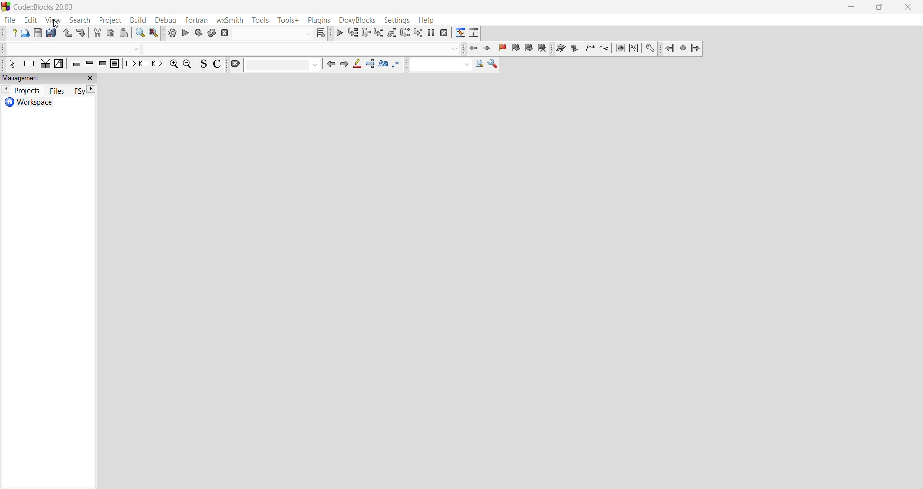  What do you see at coordinates (95, 89) in the screenshot?
I see `next` at bounding box center [95, 89].